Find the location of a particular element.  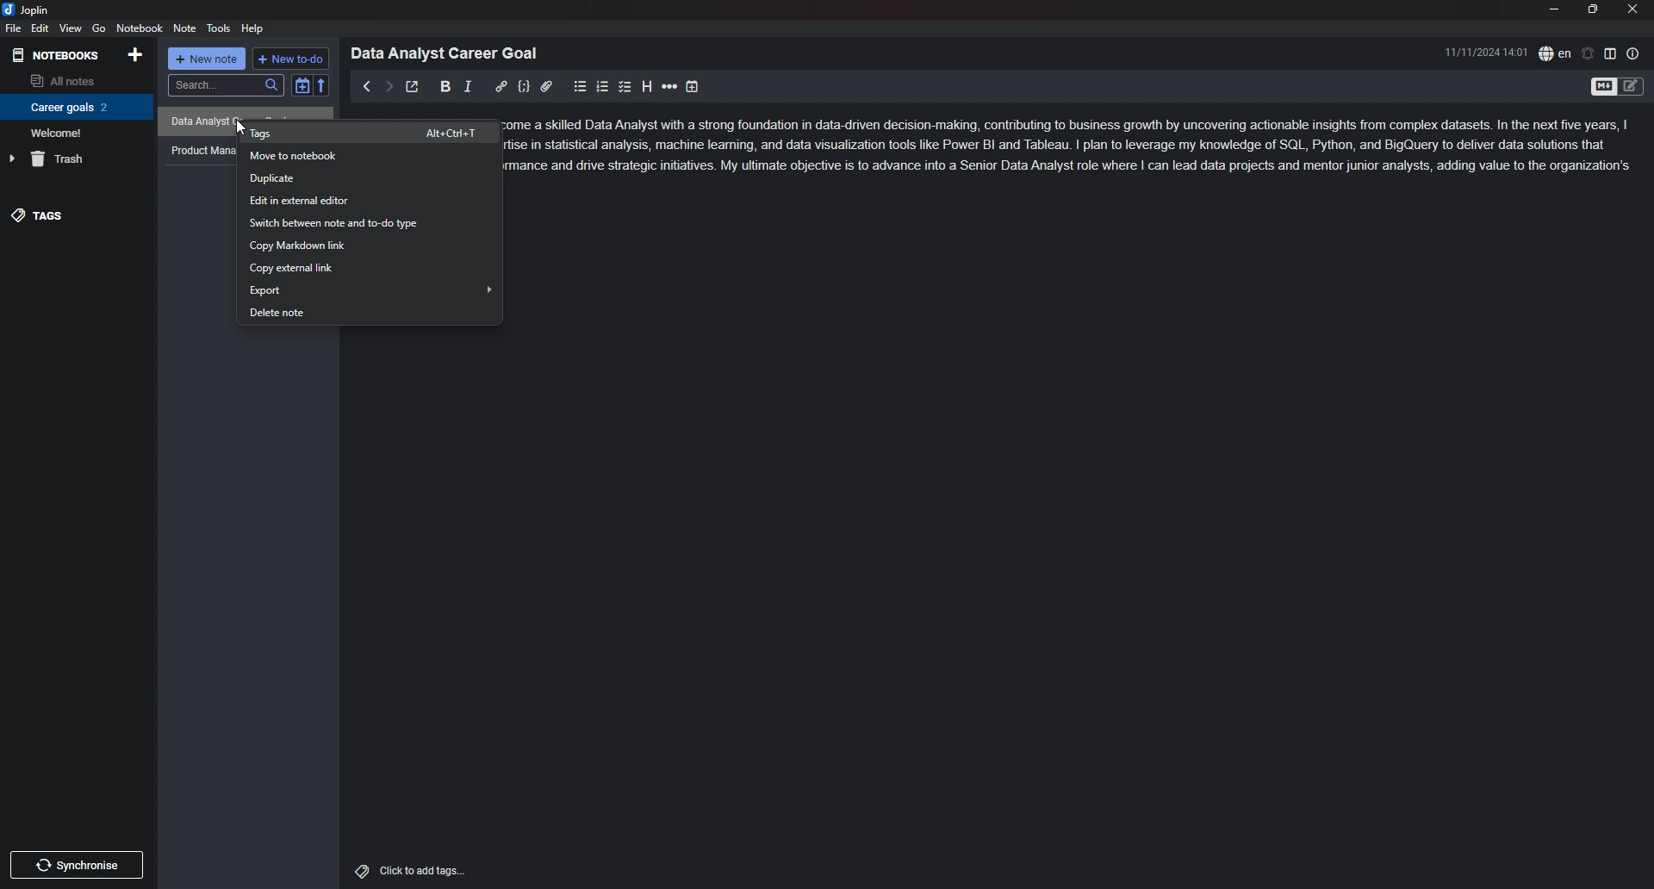

search... is located at coordinates (225, 85).